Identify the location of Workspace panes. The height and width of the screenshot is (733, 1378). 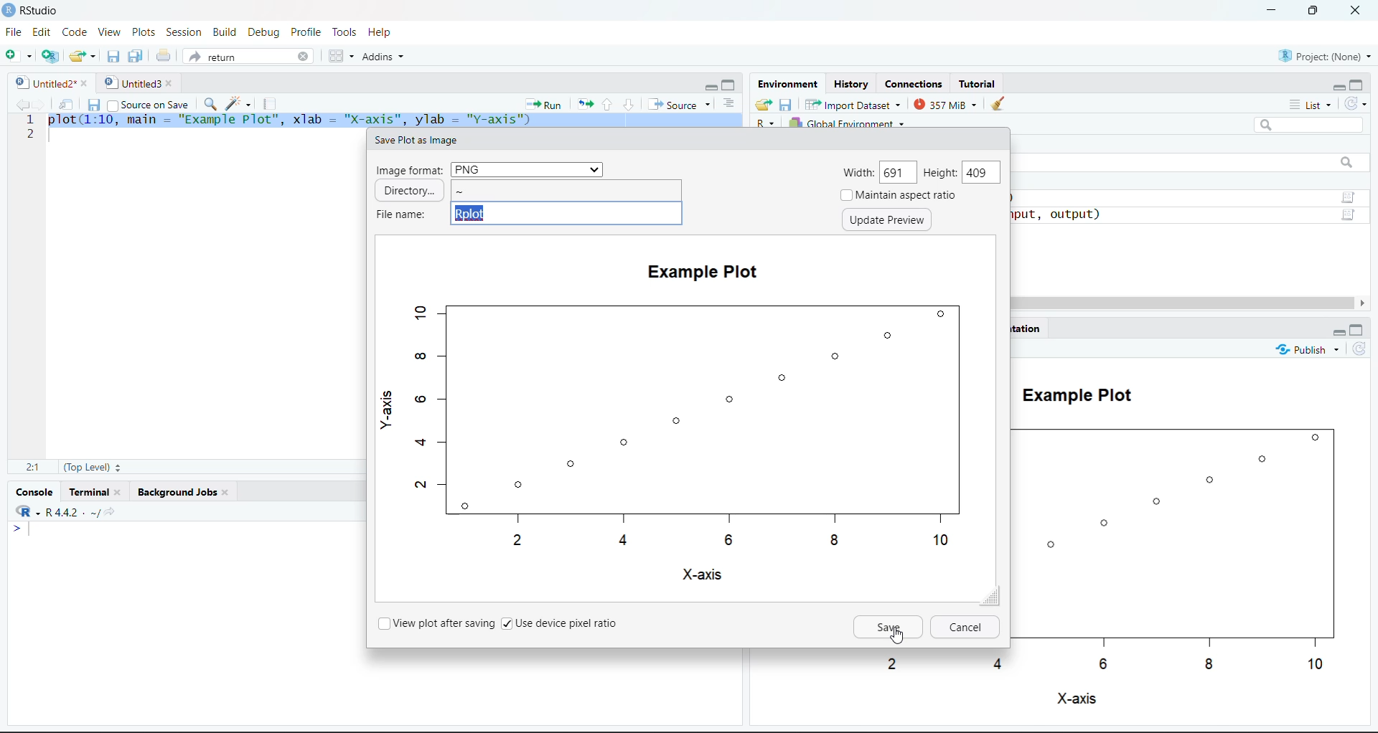
(339, 55).